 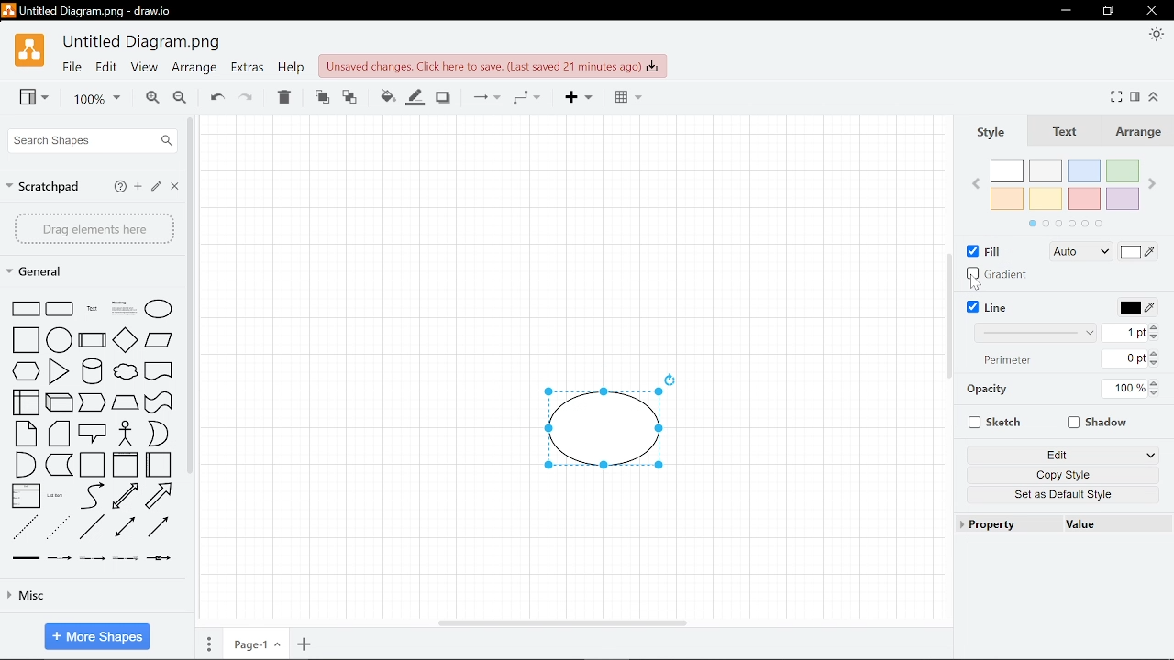 What do you see at coordinates (1156, 98) in the screenshot?
I see `Collapse` at bounding box center [1156, 98].